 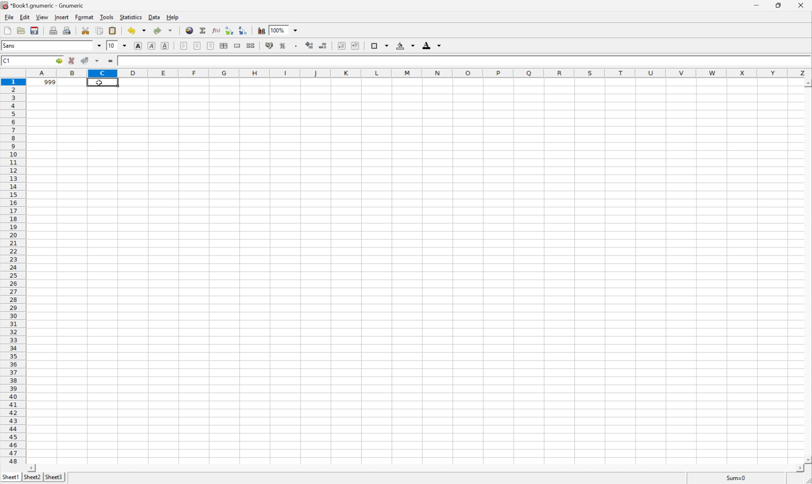 What do you see at coordinates (86, 32) in the screenshot?
I see `cut` at bounding box center [86, 32].